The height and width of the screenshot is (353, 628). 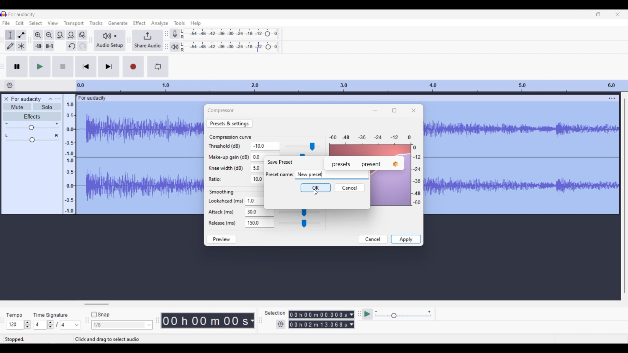 What do you see at coordinates (109, 40) in the screenshot?
I see `Audio setup` at bounding box center [109, 40].